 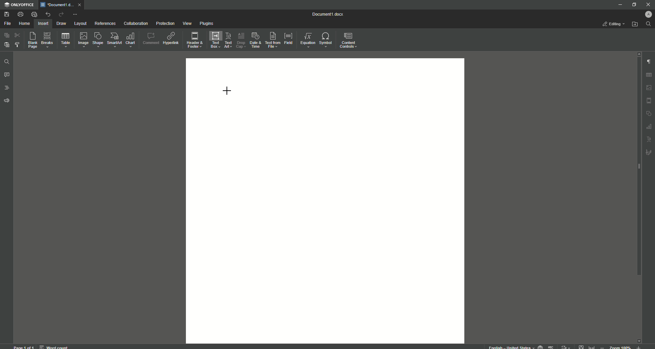 What do you see at coordinates (172, 39) in the screenshot?
I see `Hyperlink` at bounding box center [172, 39].